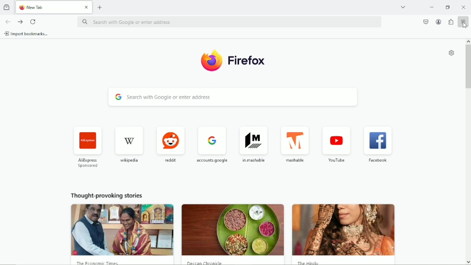 The height and width of the screenshot is (265, 471). Describe the element at coordinates (34, 22) in the screenshot. I see `reload current tab` at that location.